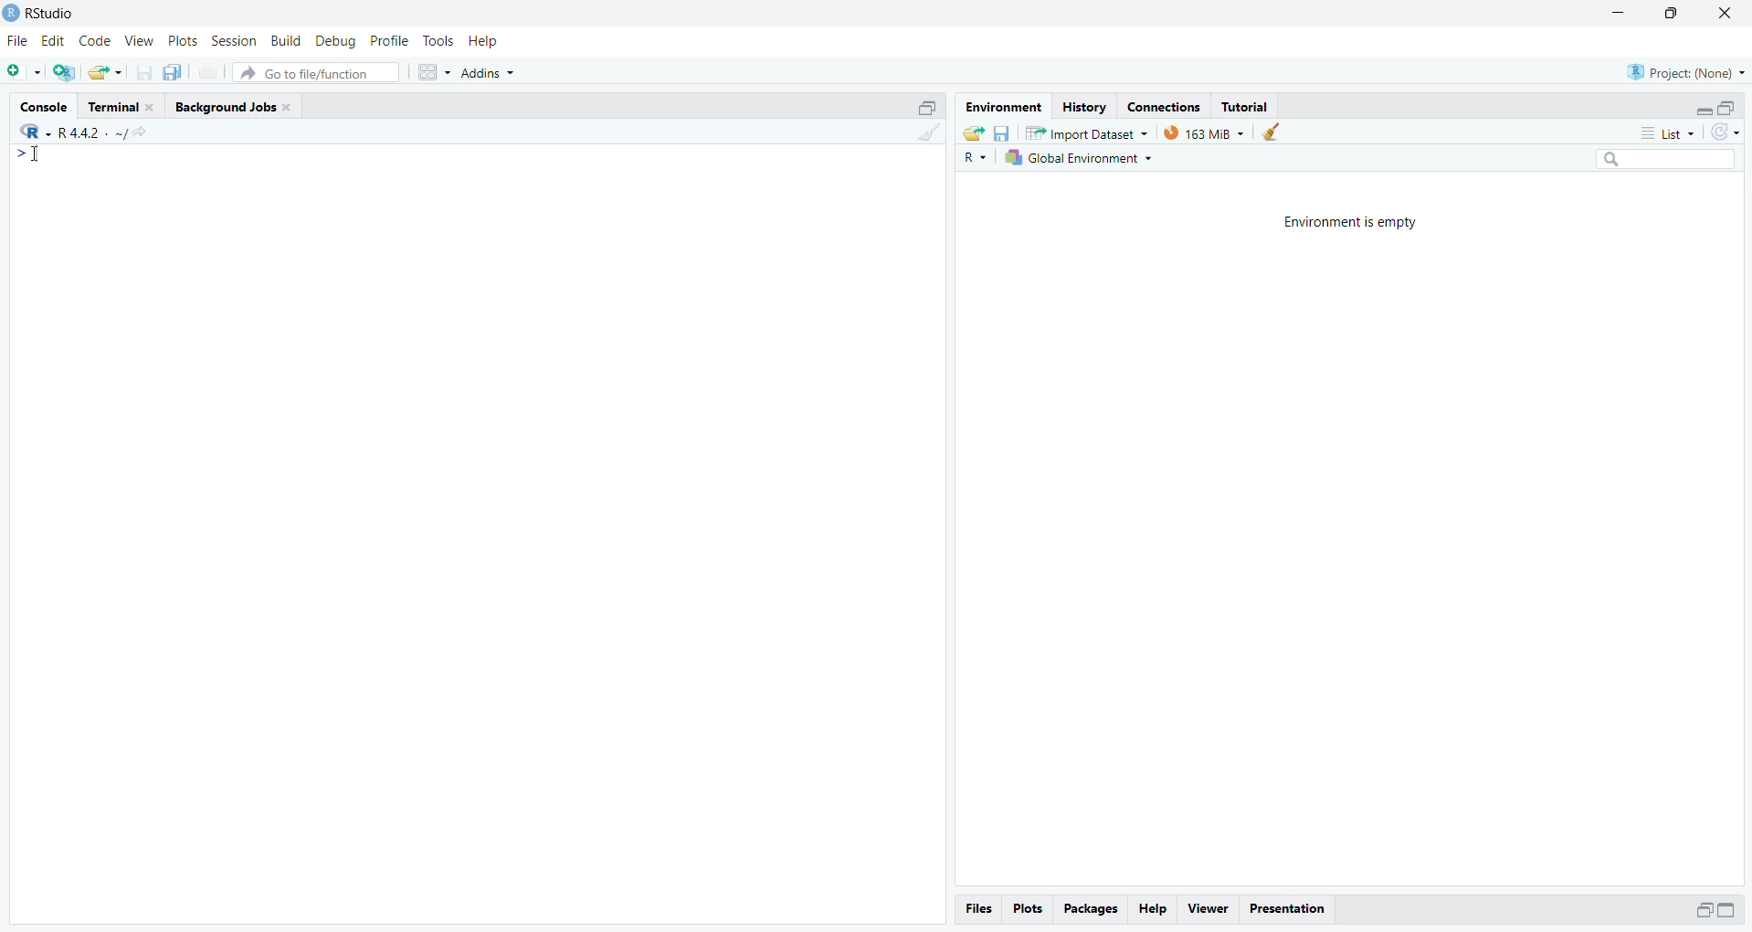 Image resolution: width=1752 pixels, height=932 pixels. I want to click on file, so click(19, 41).